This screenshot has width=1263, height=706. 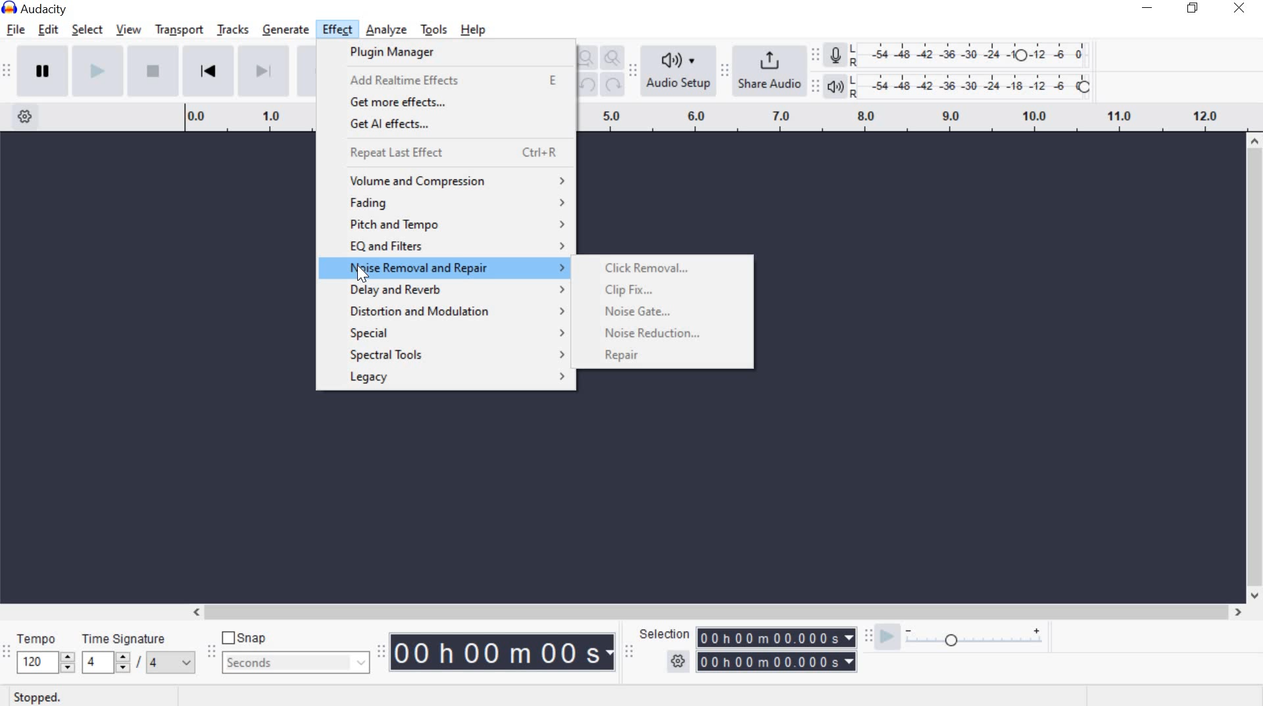 I want to click on Timeline Options, so click(x=22, y=116).